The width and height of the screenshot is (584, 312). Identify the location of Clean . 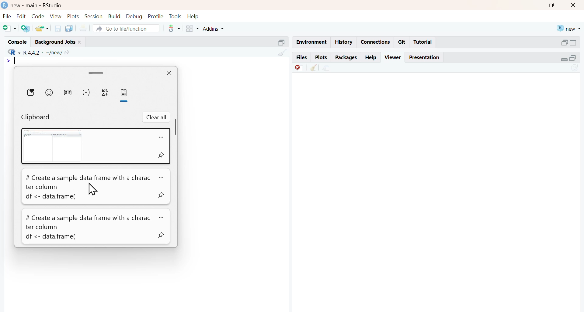
(314, 67).